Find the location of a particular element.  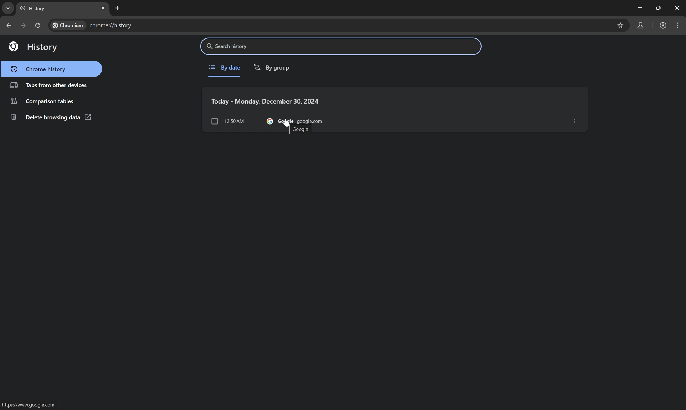

cursor is located at coordinates (286, 123).